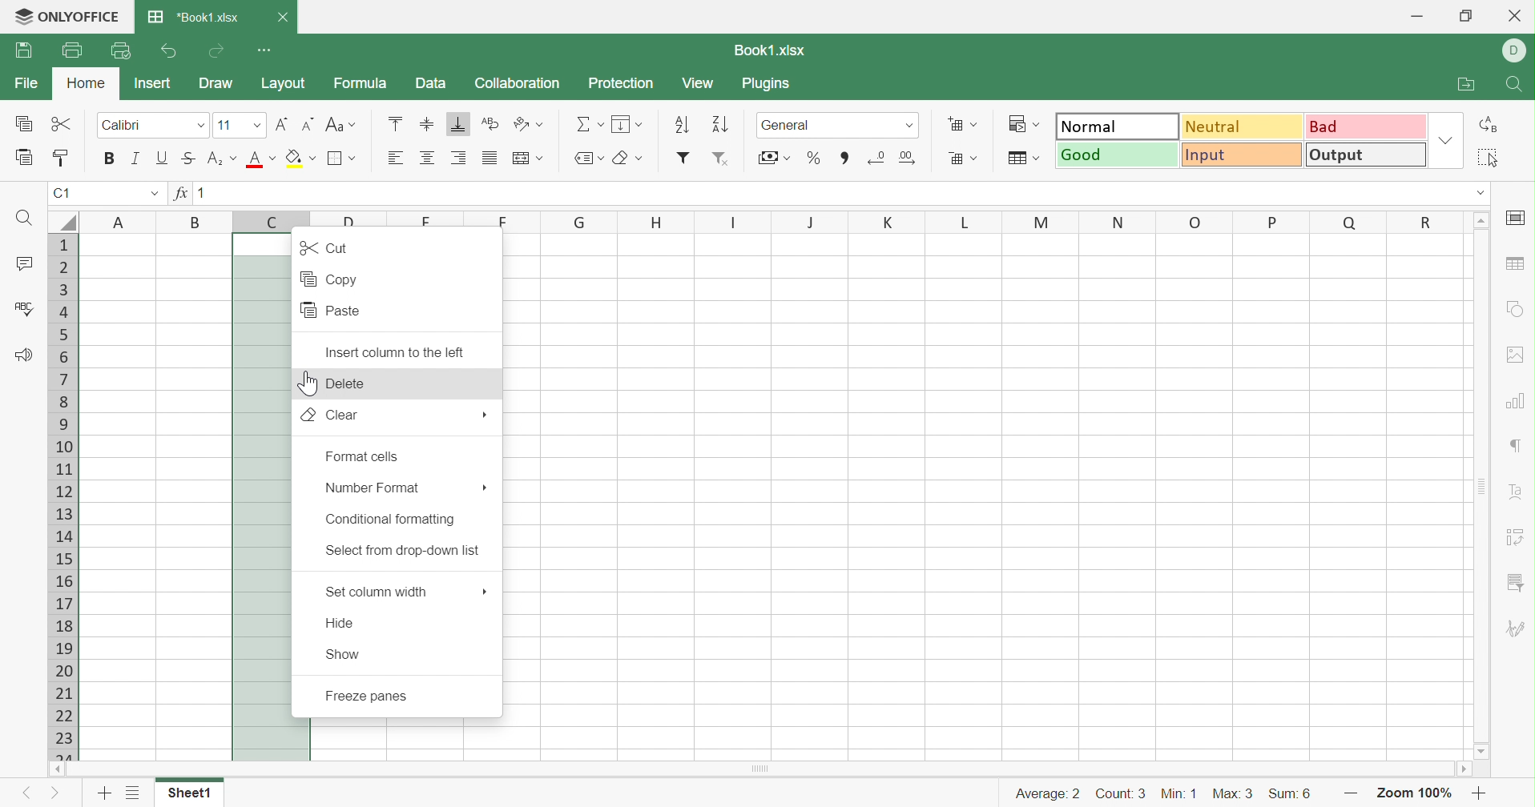  What do you see at coordinates (68, 16) in the screenshot?
I see `ONLYOFFICE` at bounding box center [68, 16].